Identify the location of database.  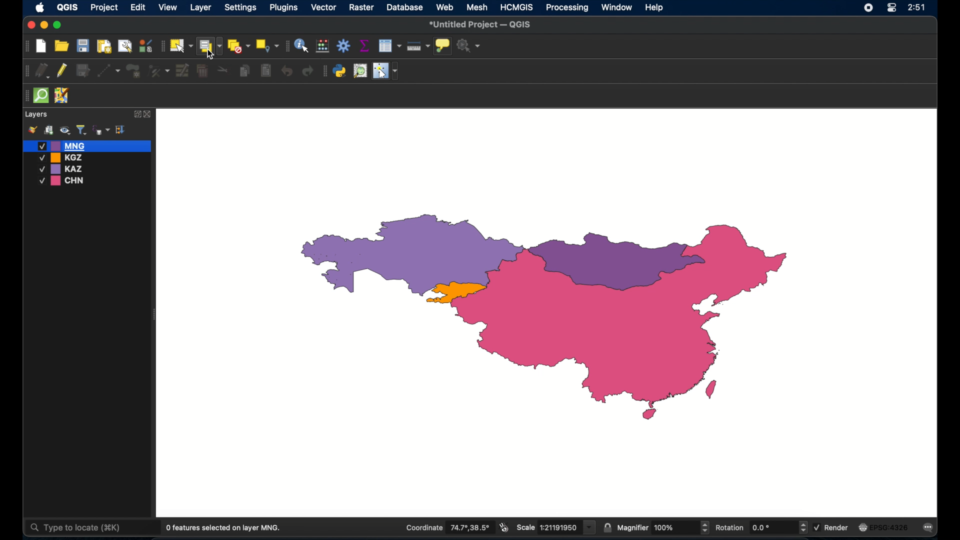
(404, 7).